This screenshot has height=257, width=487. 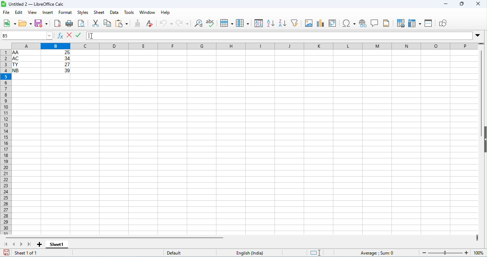 I want to click on column headings, so click(x=242, y=45).